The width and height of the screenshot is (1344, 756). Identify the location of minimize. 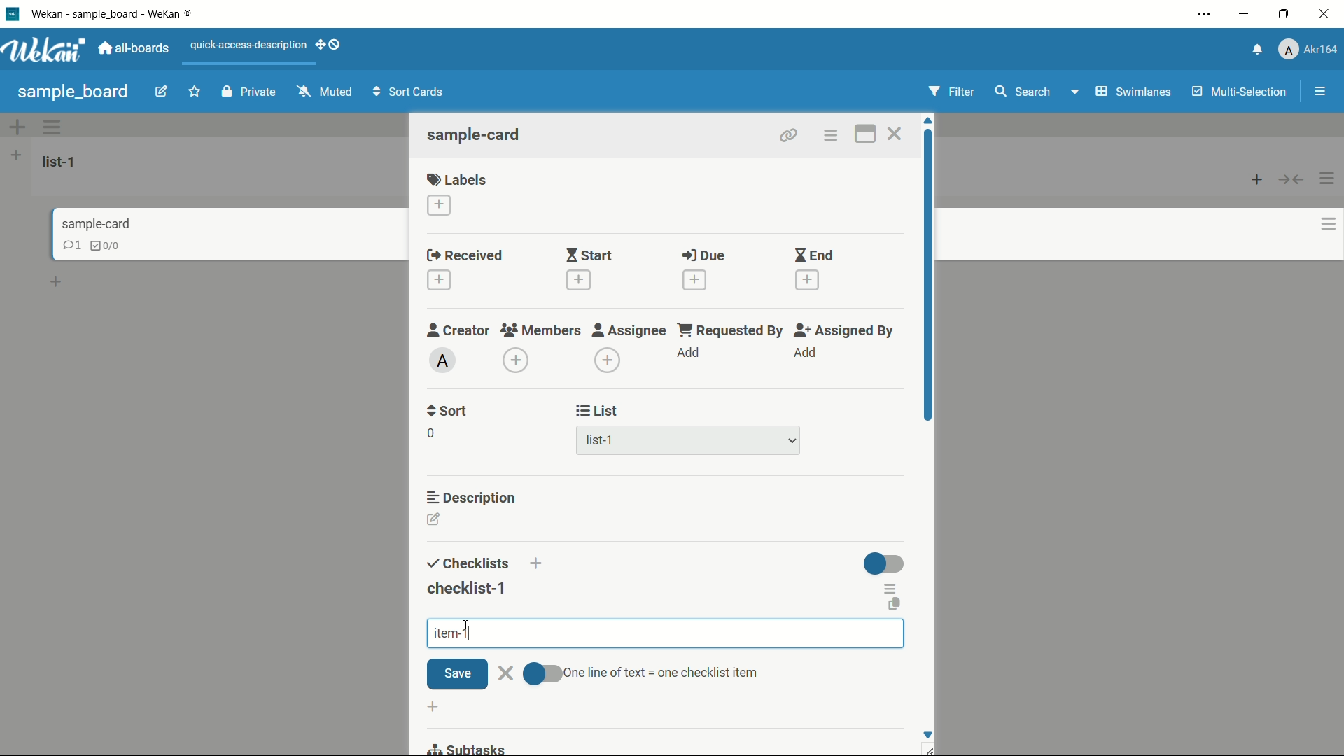
(1245, 15).